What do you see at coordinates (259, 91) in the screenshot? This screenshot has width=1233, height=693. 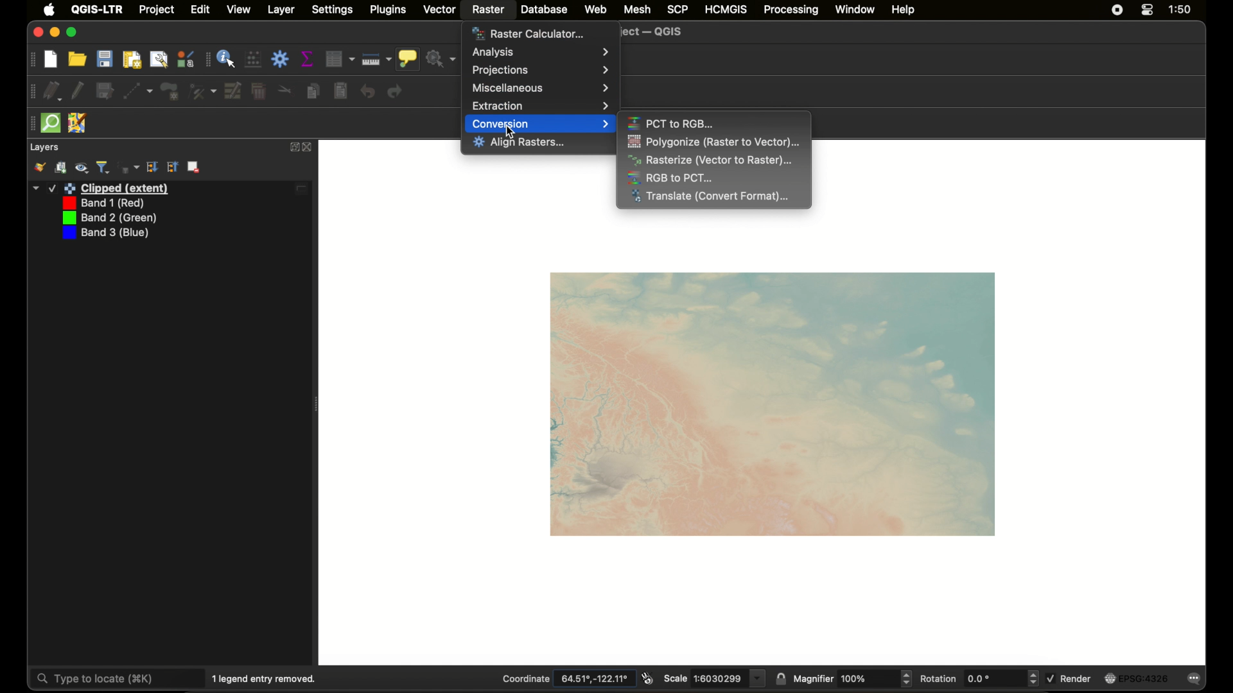 I see `delete selected` at bounding box center [259, 91].